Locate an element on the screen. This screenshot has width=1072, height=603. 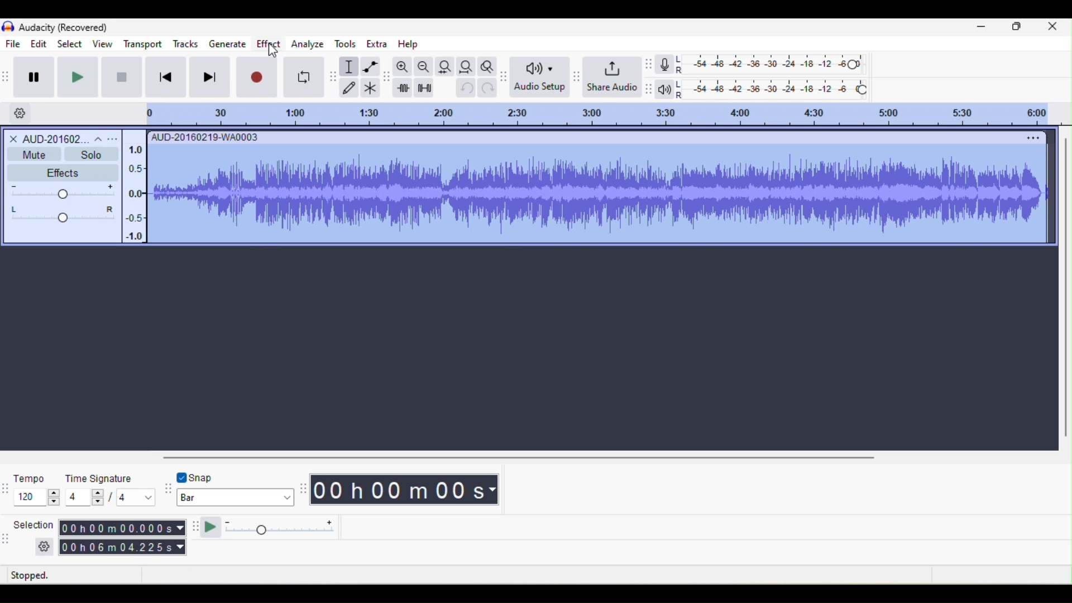
analyze is located at coordinates (307, 46).